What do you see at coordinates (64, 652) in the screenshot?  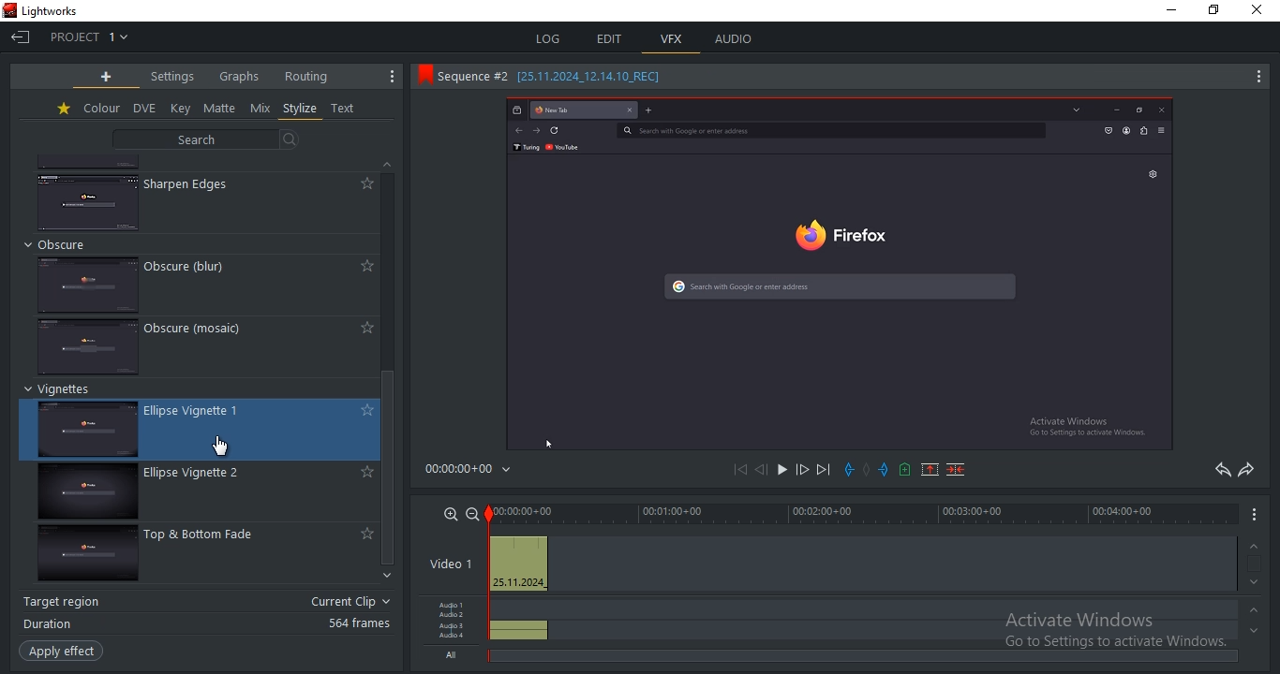 I see `apply effect` at bounding box center [64, 652].